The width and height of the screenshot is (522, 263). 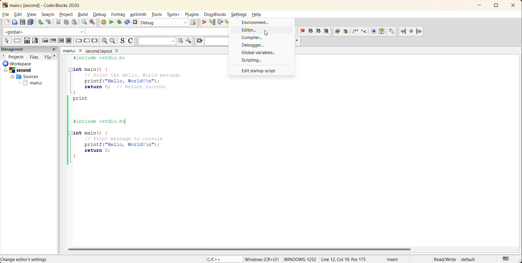 I want to click on jump back, so click(x=270, y=33).